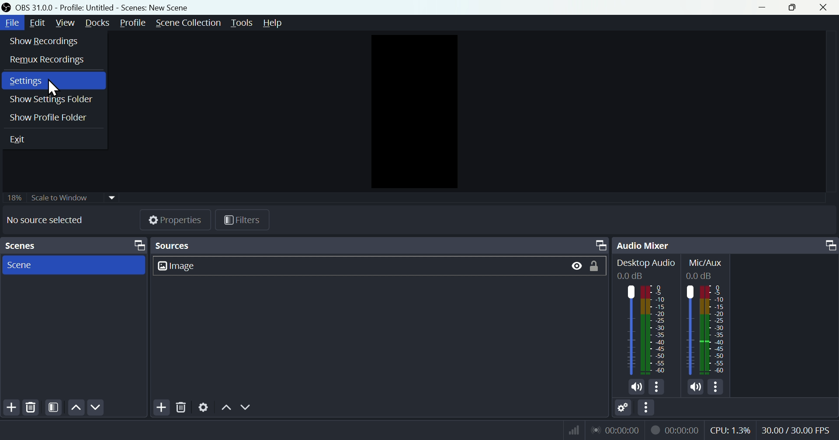 The image size is (839, 440). I want to click on Down, so click(97, 409).